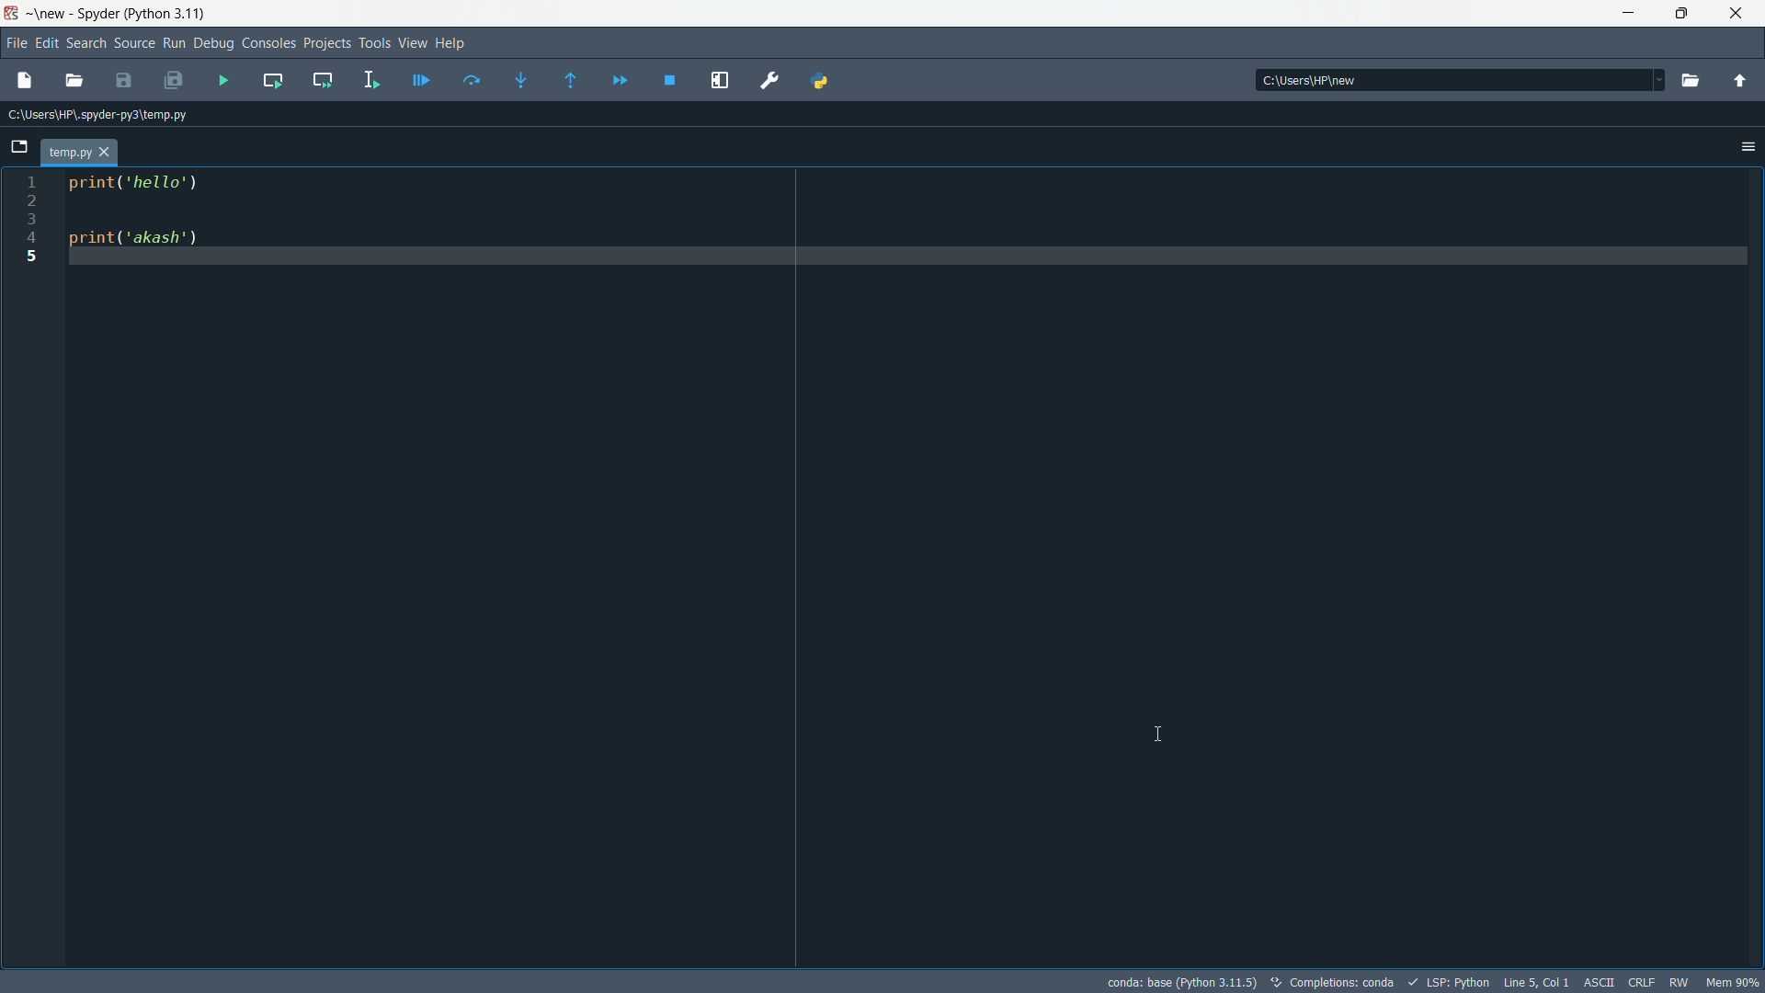 The height and width of the screenshot is (993, 1765). I want to click on memory usage, so click(1734, 982).